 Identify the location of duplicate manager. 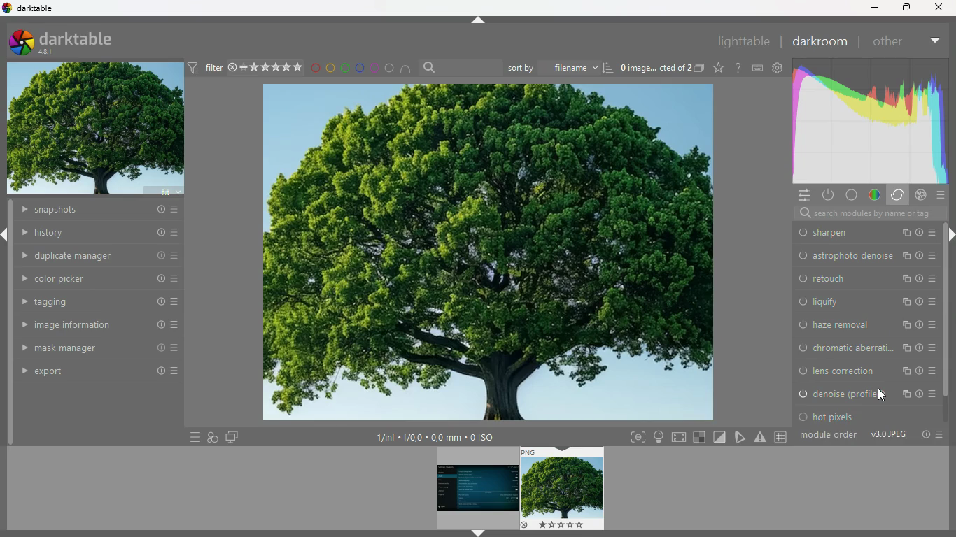
(103, 255).